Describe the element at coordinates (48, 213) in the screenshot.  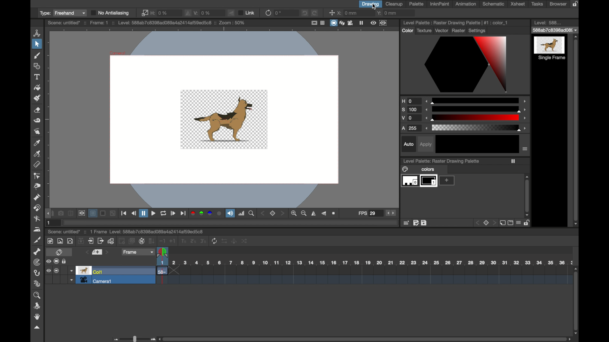
I see `drag handle` at that location.